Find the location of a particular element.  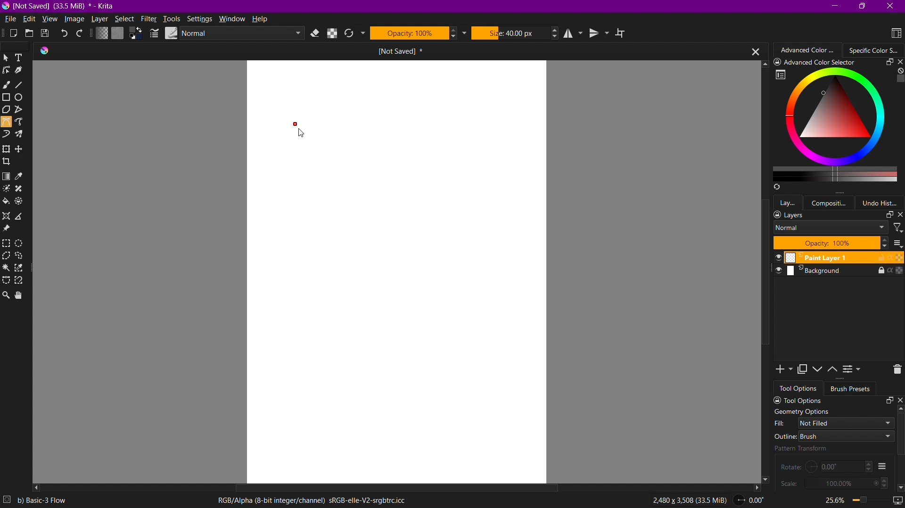

Dynamic Brush Tool is located at coordinates (7, 135).